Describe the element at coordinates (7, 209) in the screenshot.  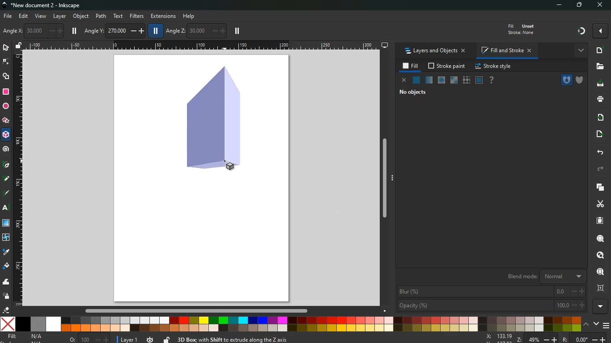
I see `text` at that location.